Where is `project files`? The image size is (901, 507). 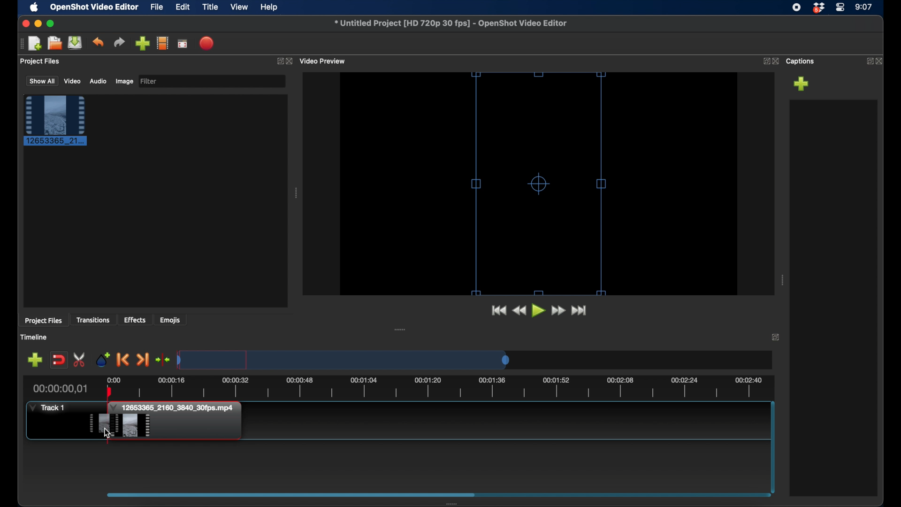 project files is located at coordinates (45, 321).